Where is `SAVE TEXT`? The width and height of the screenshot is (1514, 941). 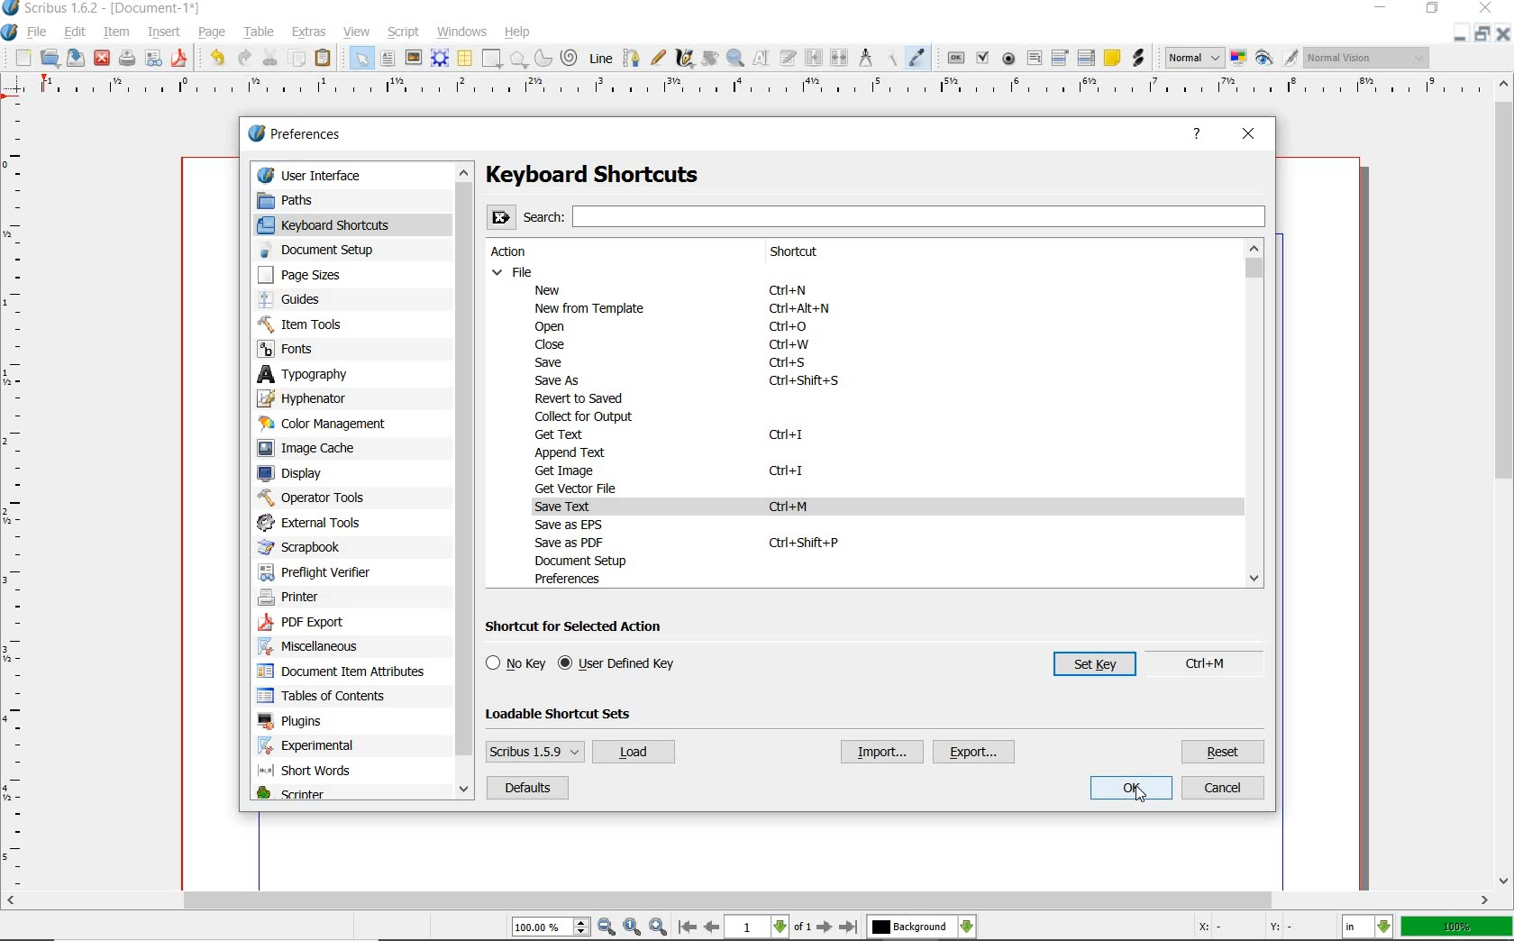 SAVE TEXT is located at coordinates (575, 507).